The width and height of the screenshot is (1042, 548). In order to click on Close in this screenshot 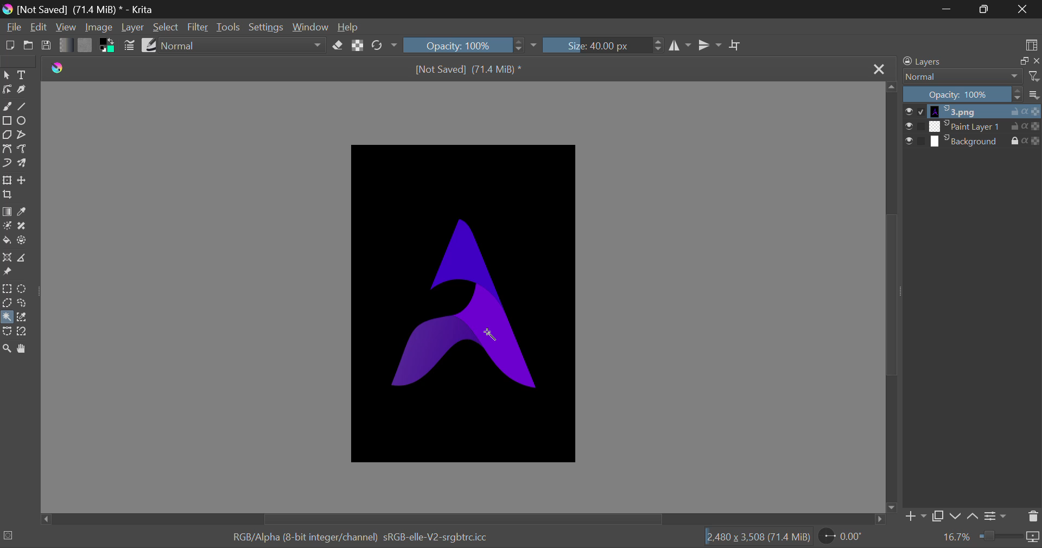, I will do `click(1023, 9)`.